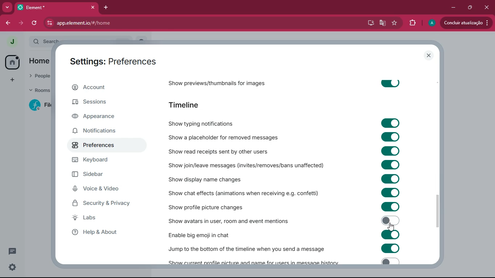 This screenshot has height=278, width=495. Describe the element at coordinates (221, 151) in the screenshot. I see `show read receipts sent by other users` at that location.